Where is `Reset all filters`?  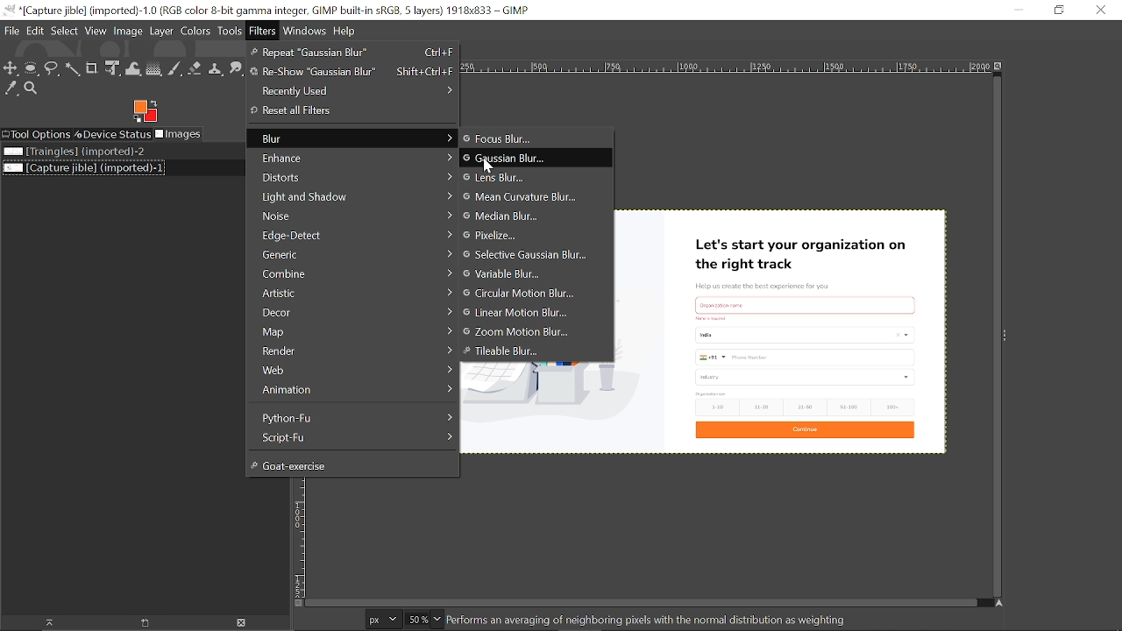 Reset all filters is located at coordinates (349, 110).